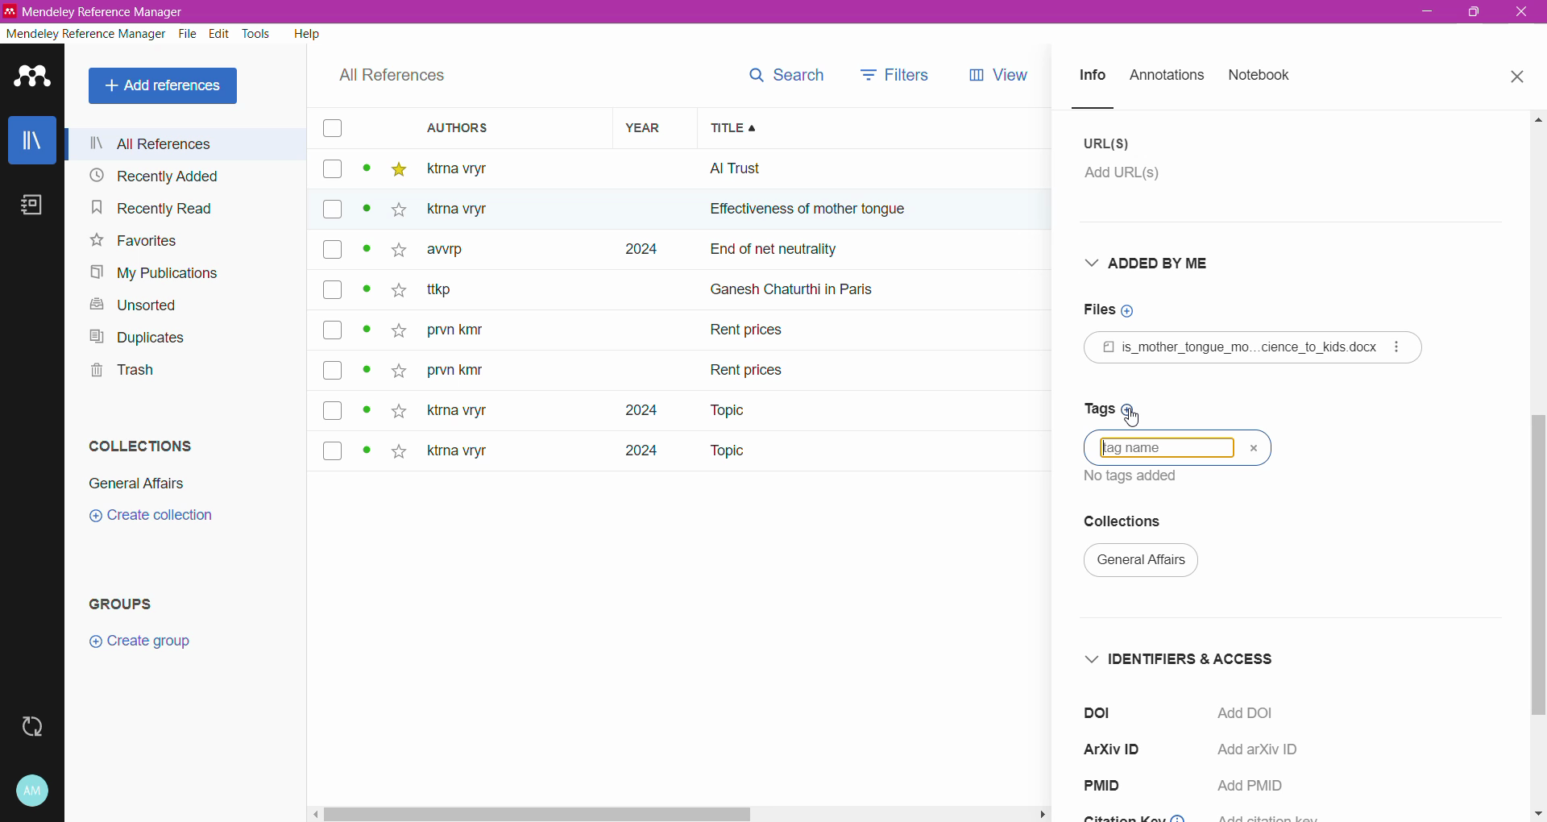 Image resolution: width=1547 pixels, height=822 pixels. I want to click on URL(S), so click(1109, 143).